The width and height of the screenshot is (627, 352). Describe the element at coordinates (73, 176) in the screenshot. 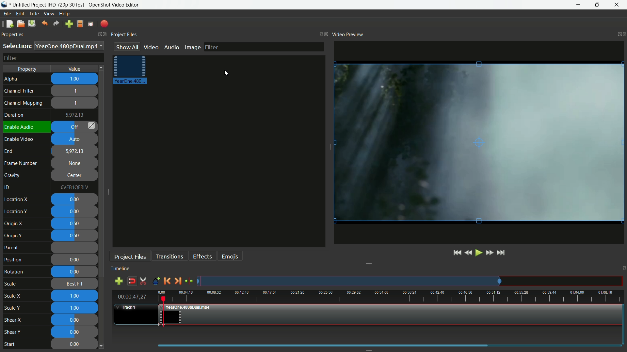

I see `center` at that location.